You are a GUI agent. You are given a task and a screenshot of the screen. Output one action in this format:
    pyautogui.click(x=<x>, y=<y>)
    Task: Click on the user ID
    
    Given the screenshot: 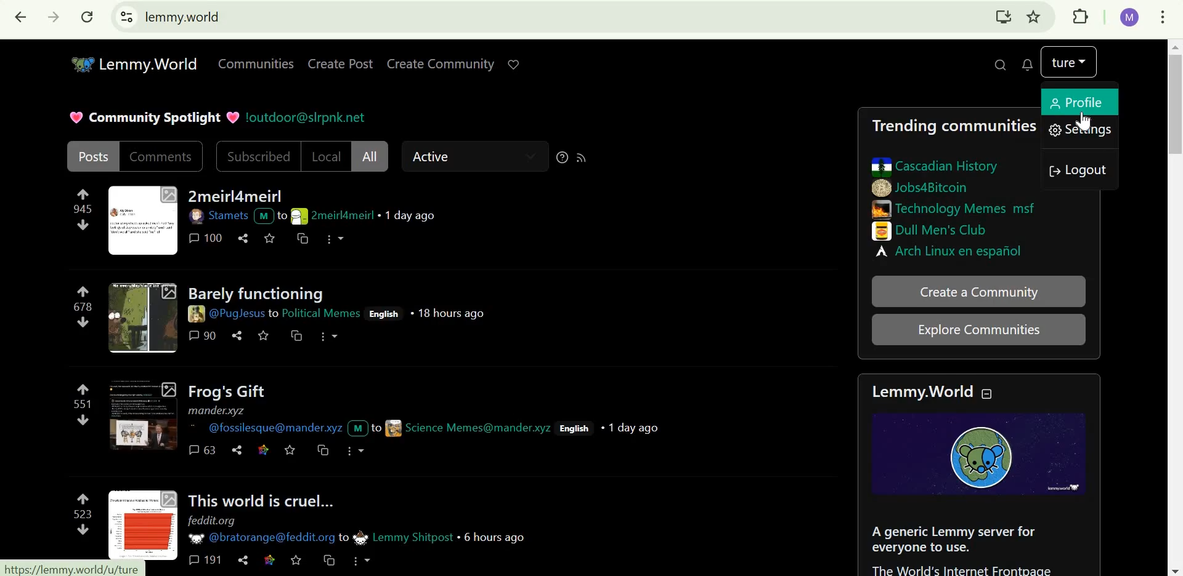 What is the action you would take?
    pyautogui.click(x=326, y=215)
    